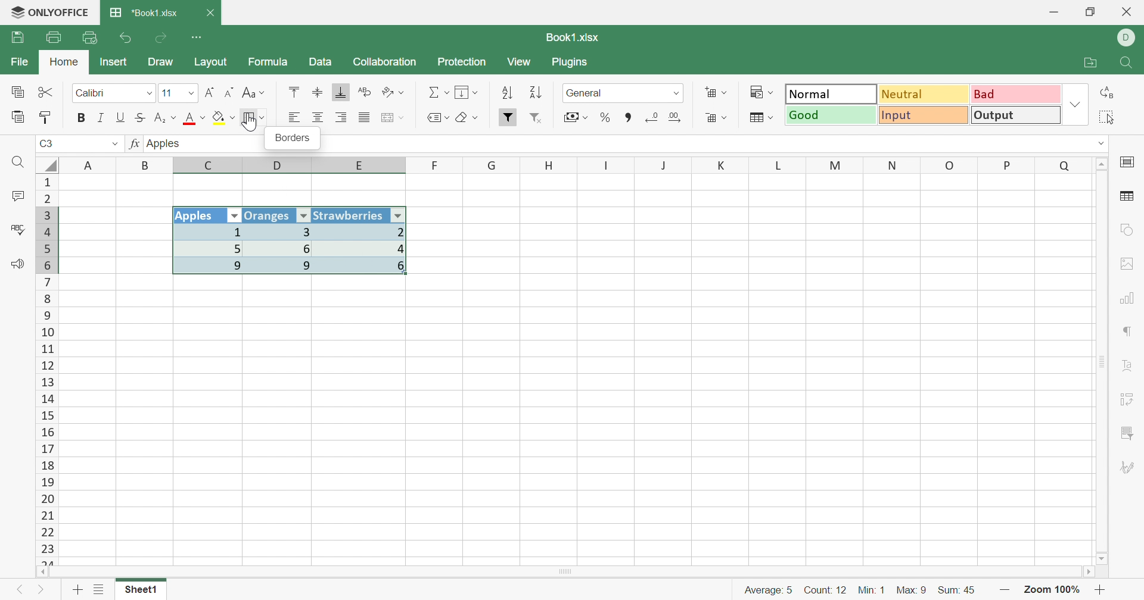  Describe the element at coordinates (1094, 142) in the screenshot. I see `drop down ` at that location.